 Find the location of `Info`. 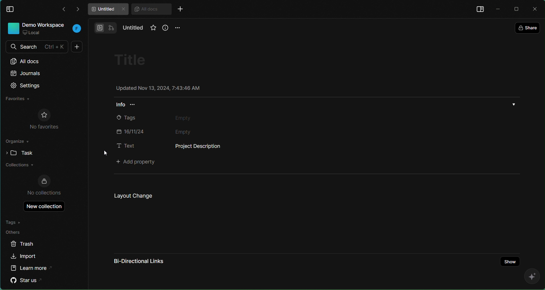

Info is located at coordinates (130, 106).